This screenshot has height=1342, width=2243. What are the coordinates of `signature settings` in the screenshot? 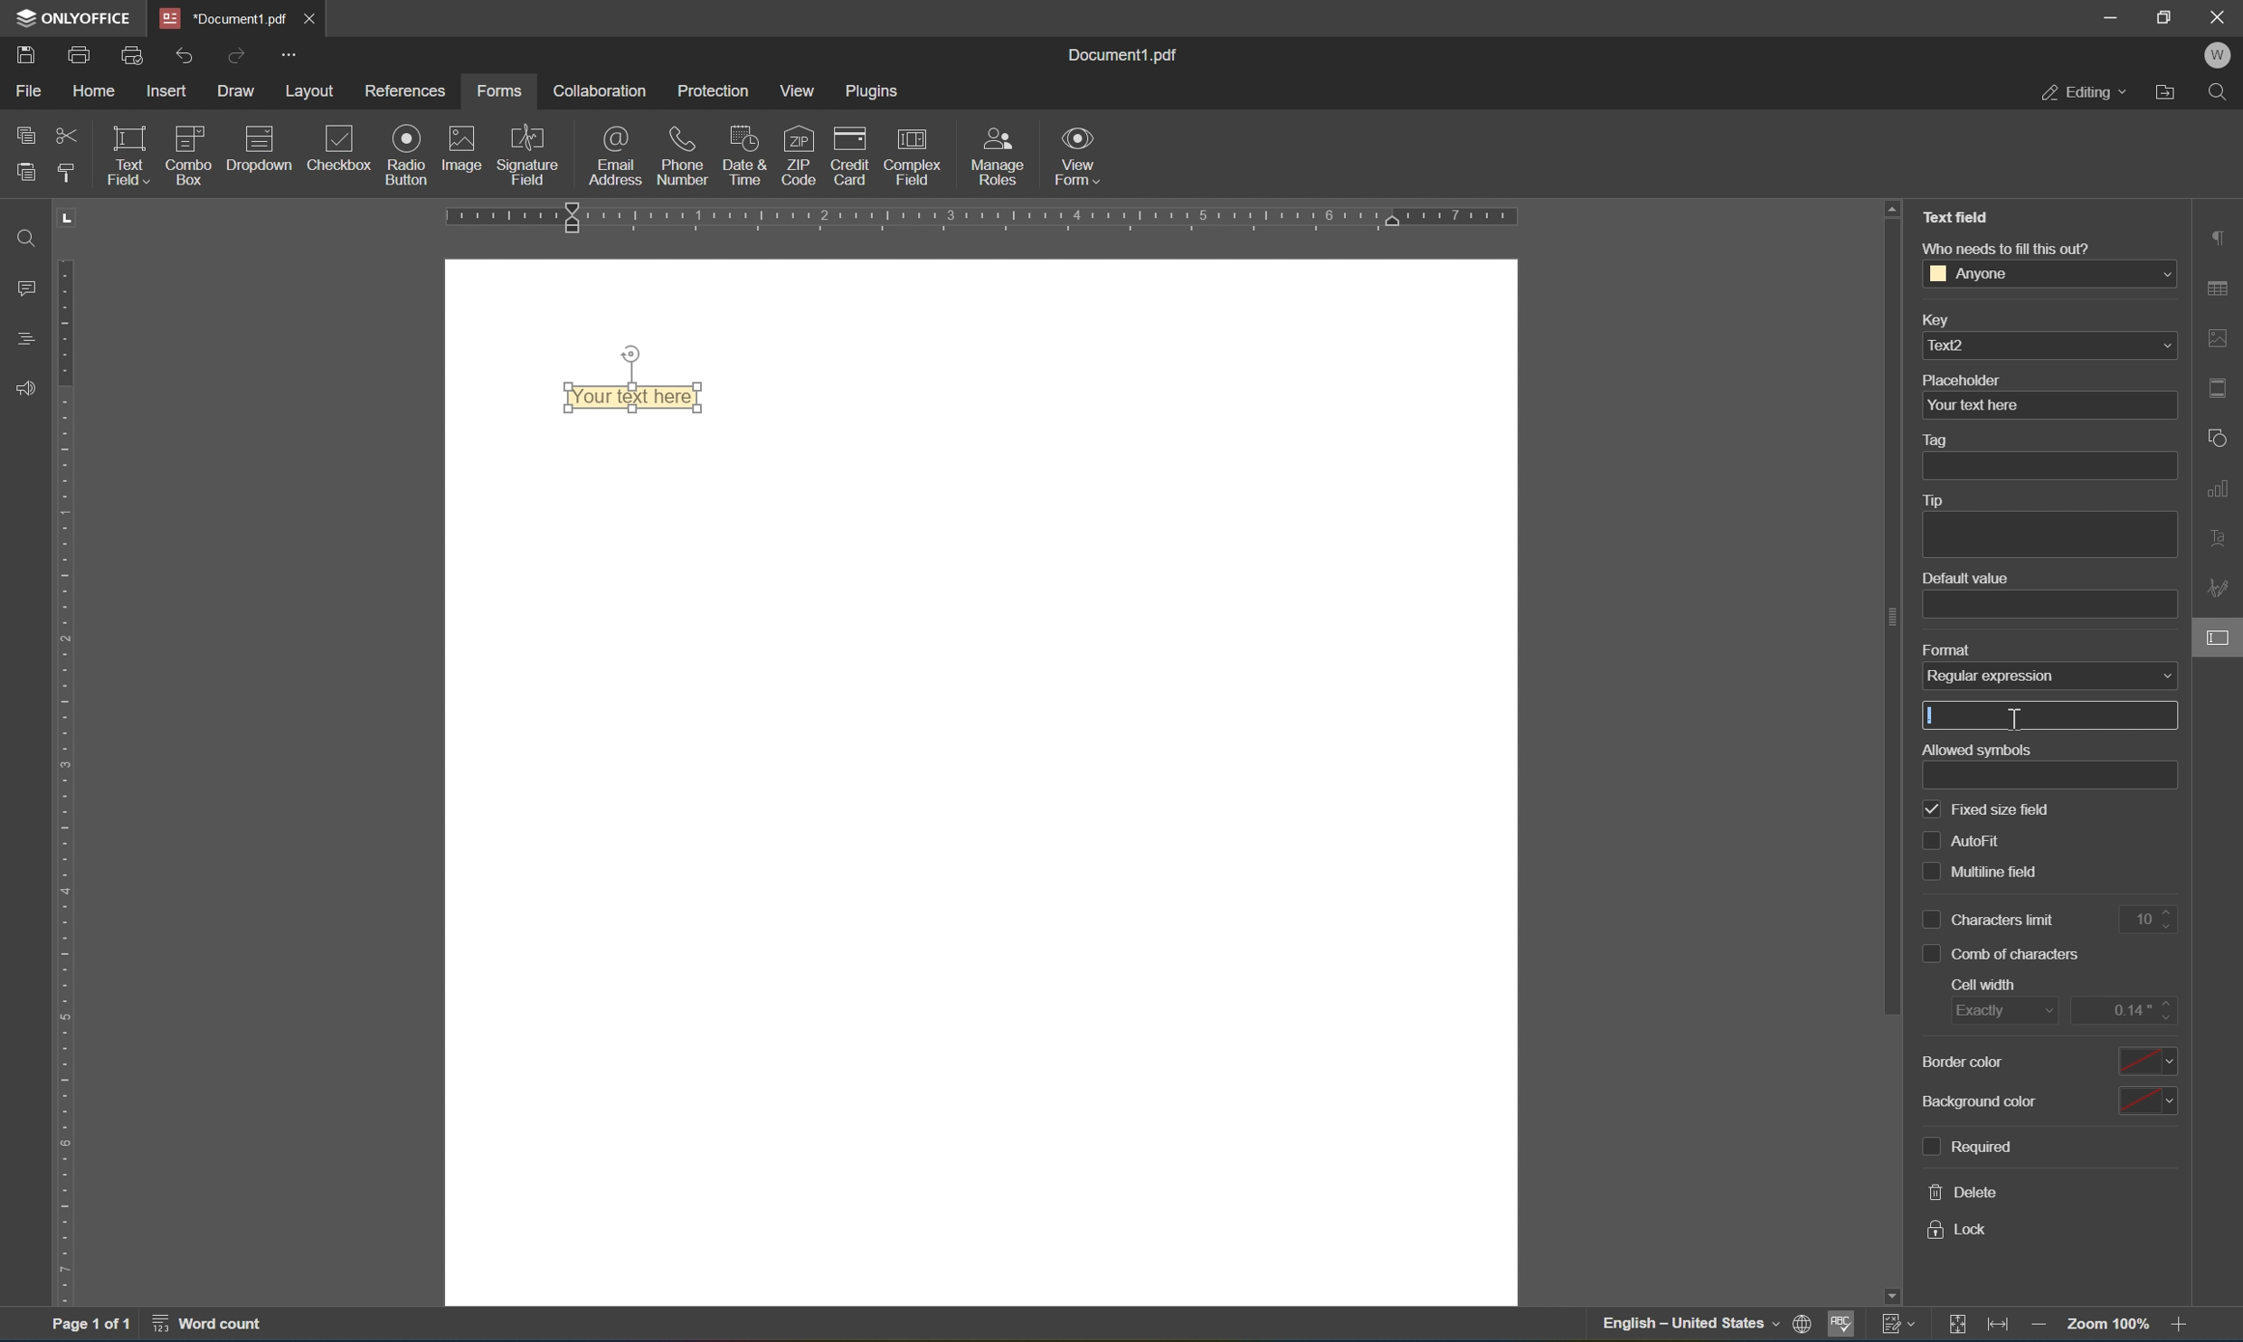 It's located at (2218, 582).